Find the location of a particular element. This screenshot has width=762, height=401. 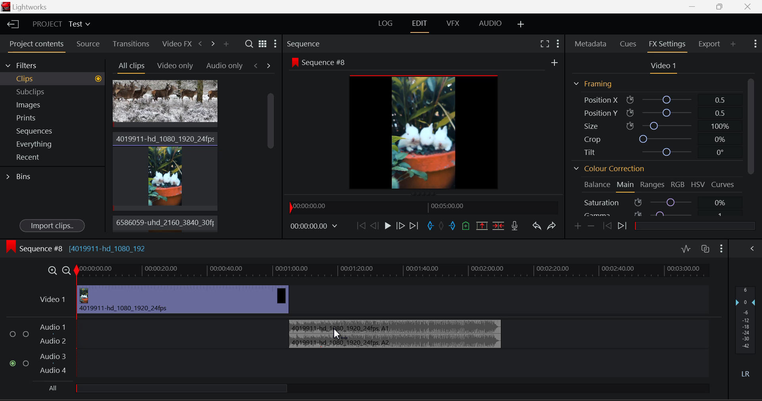

Timeline Track is located at coordinates (394, 272).